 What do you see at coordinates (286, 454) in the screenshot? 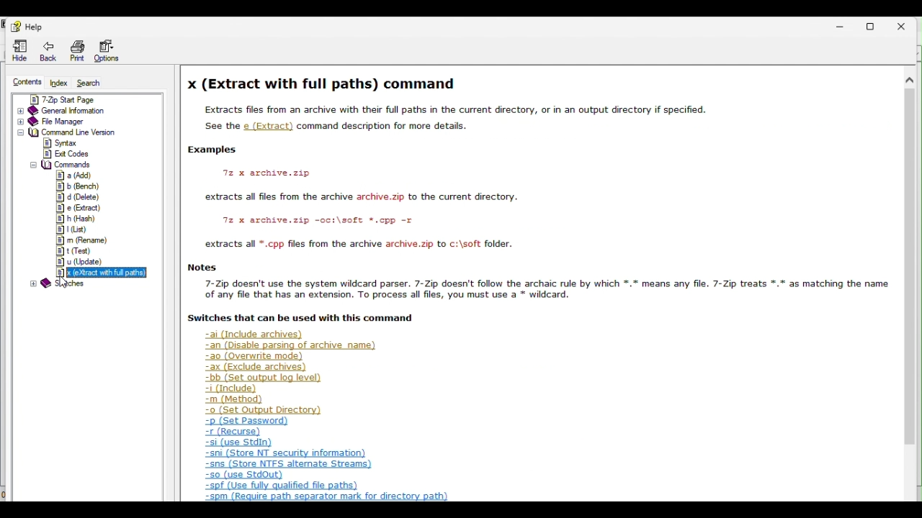
I see `-sni` at bounding box center [286, 454].